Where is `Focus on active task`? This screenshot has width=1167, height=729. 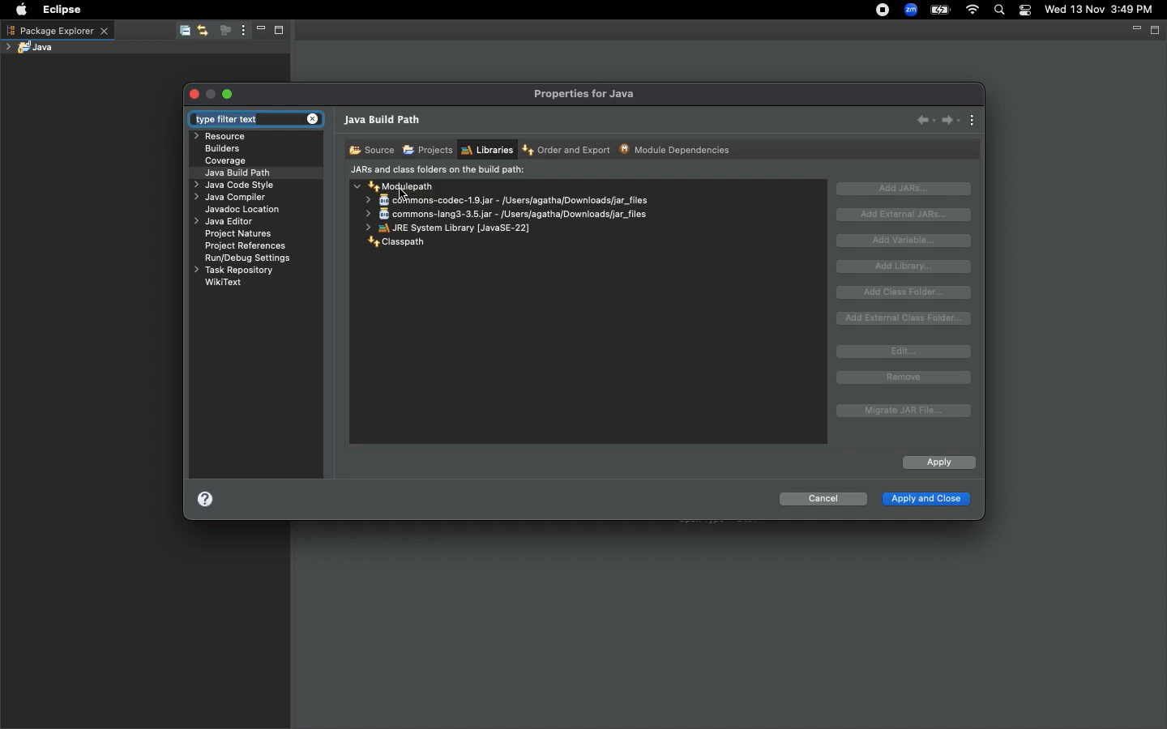
Focus on active task is located at coordinates (224, 32).